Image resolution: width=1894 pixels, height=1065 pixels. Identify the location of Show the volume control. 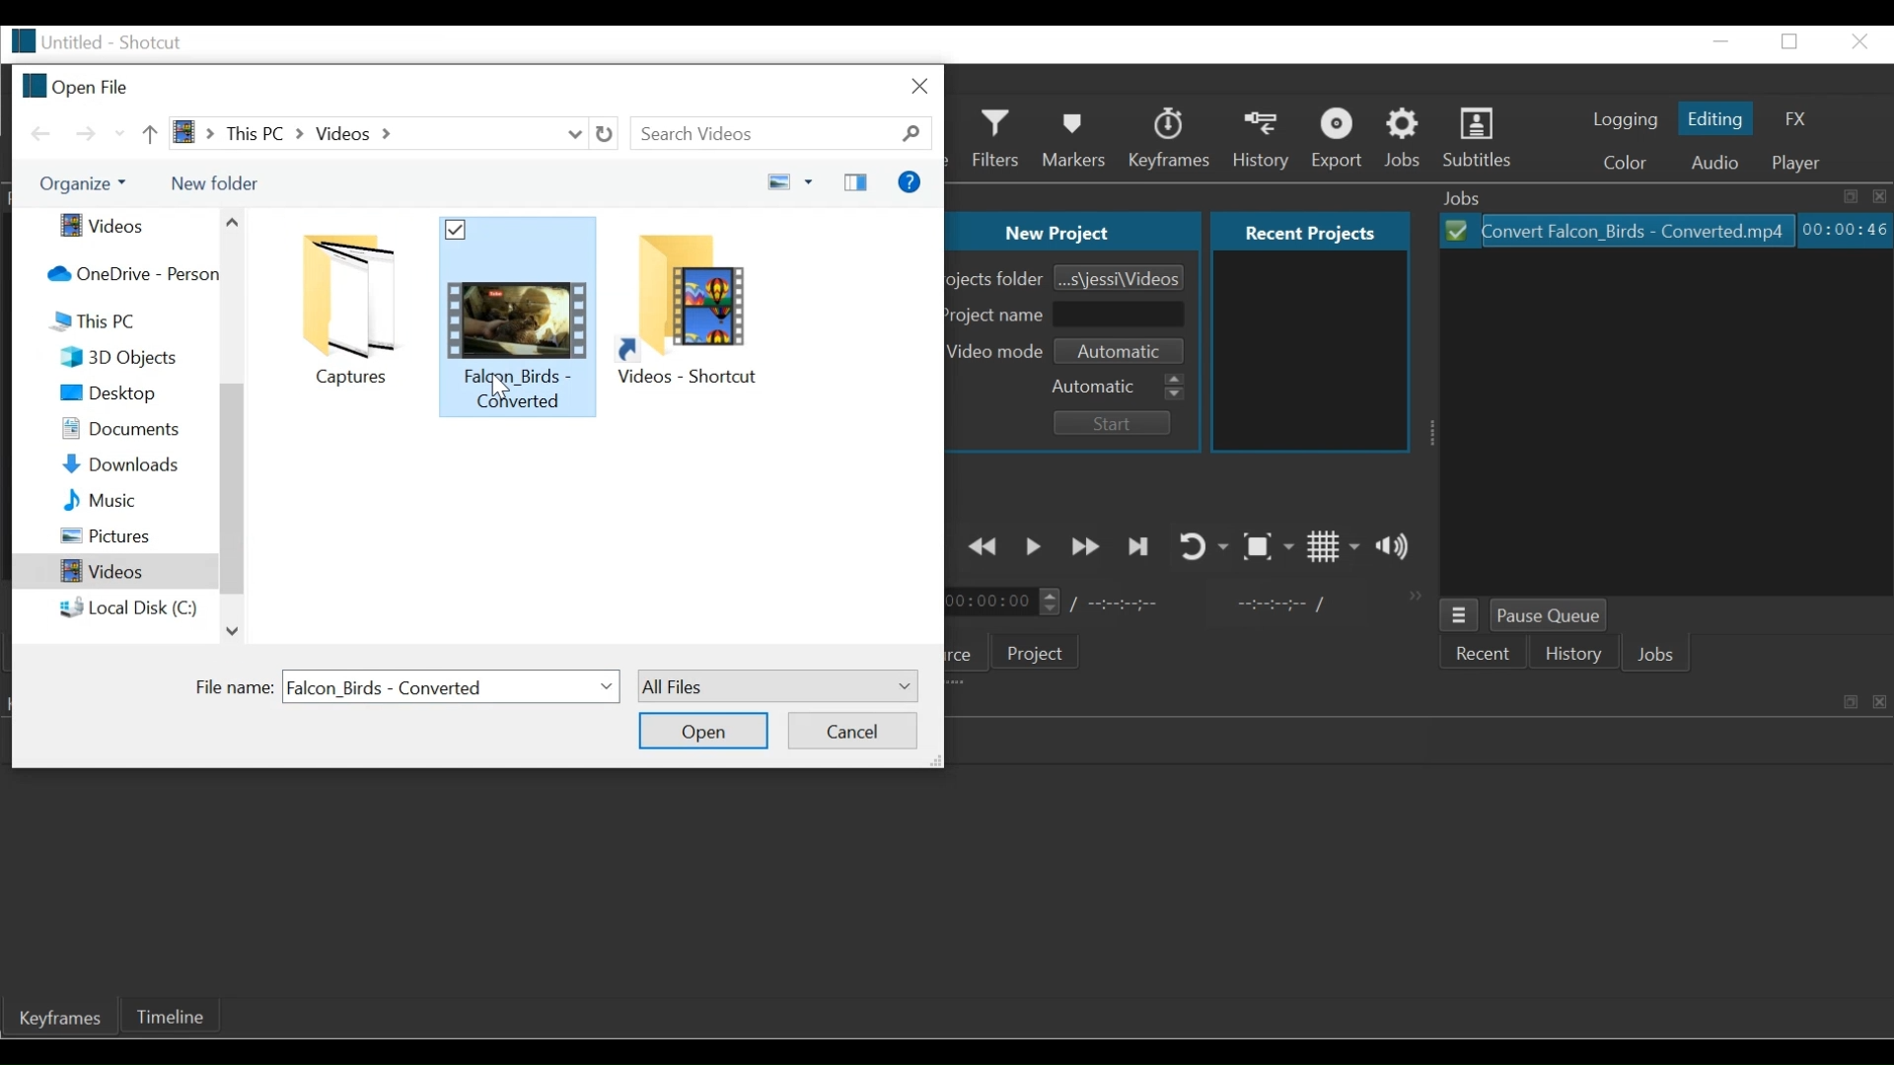
(1393, 547).